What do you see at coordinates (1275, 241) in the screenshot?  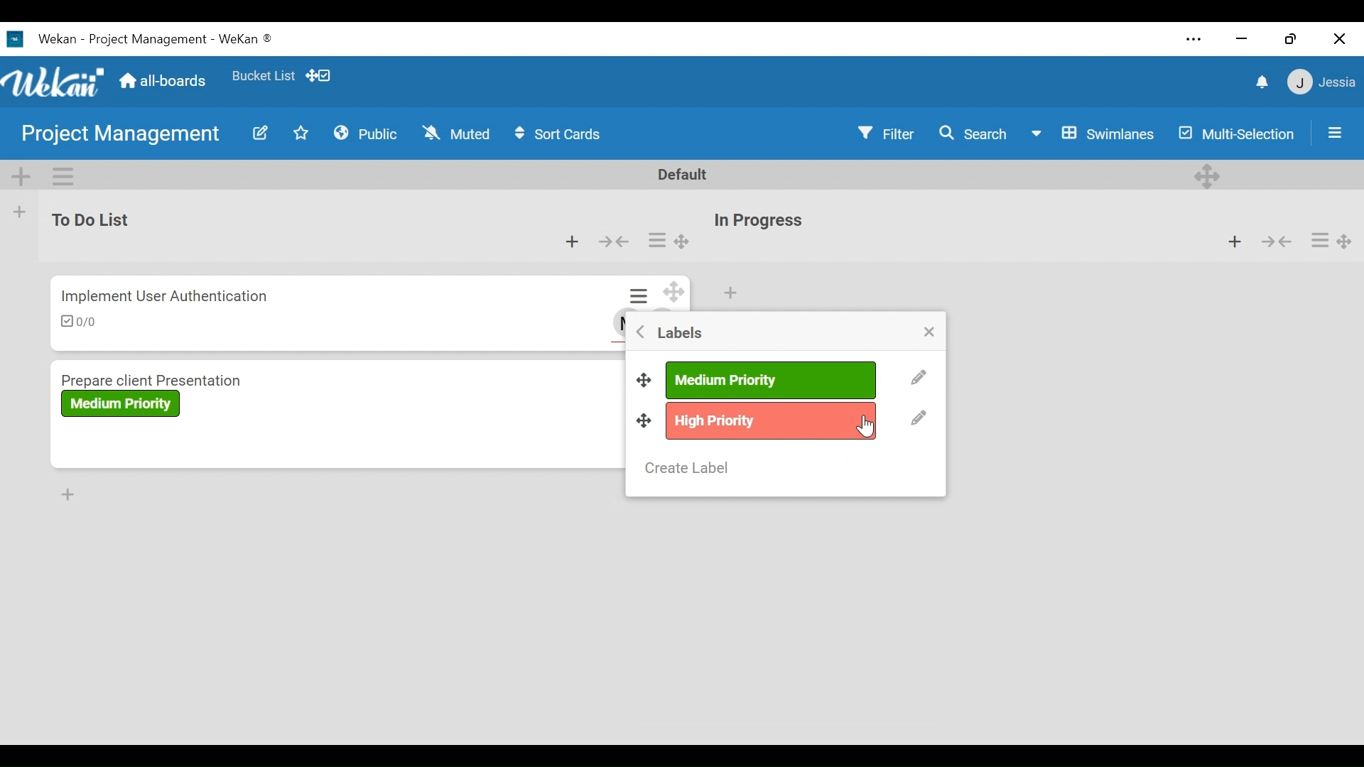 I see `Collapse` at bounding box center [1275, 241].